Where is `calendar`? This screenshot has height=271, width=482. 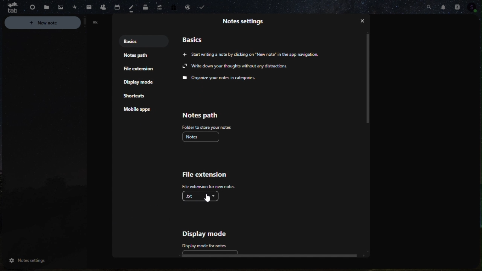 calendar is located at coordinates (117, 5).